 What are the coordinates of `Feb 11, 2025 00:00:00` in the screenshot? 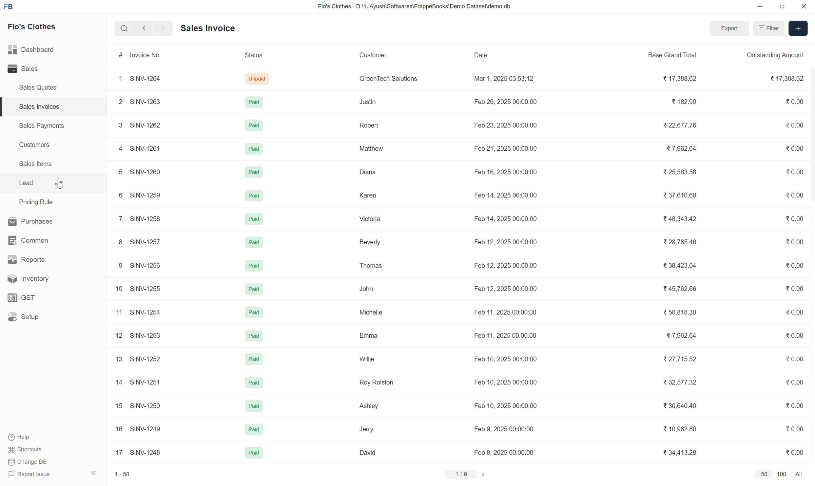 It's located at (498, 335).